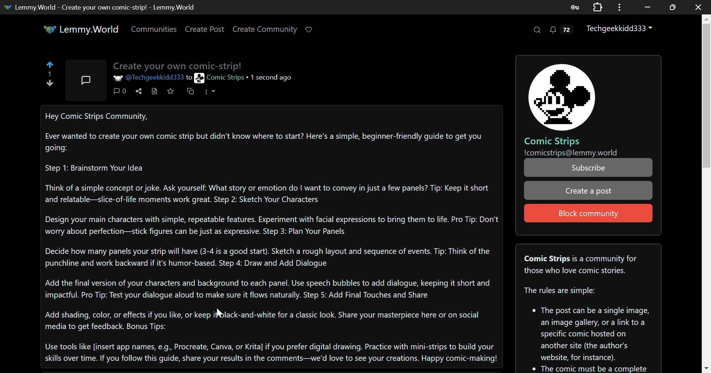 The image size is (711, 373). Describe the element at coordinates (599, 7) in the screenshot. I see `Extensions` at that location.